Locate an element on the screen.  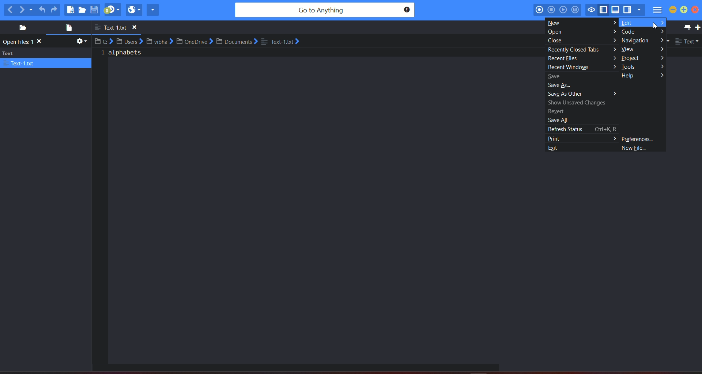
Recent is located at coordinates (558, 111).